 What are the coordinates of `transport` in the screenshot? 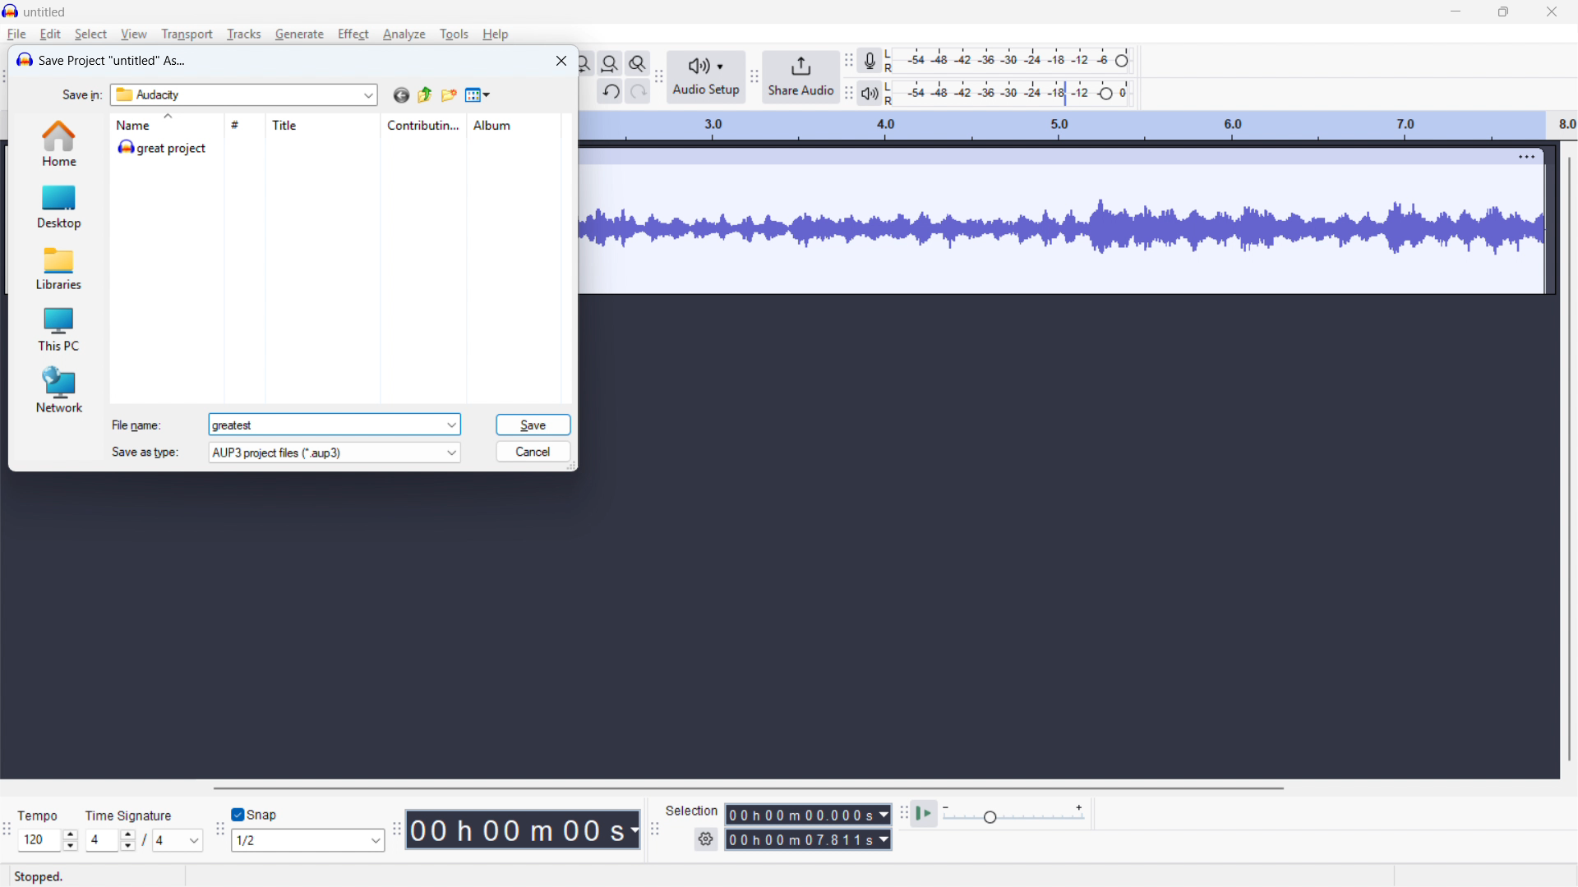 It's located at (187, 34).